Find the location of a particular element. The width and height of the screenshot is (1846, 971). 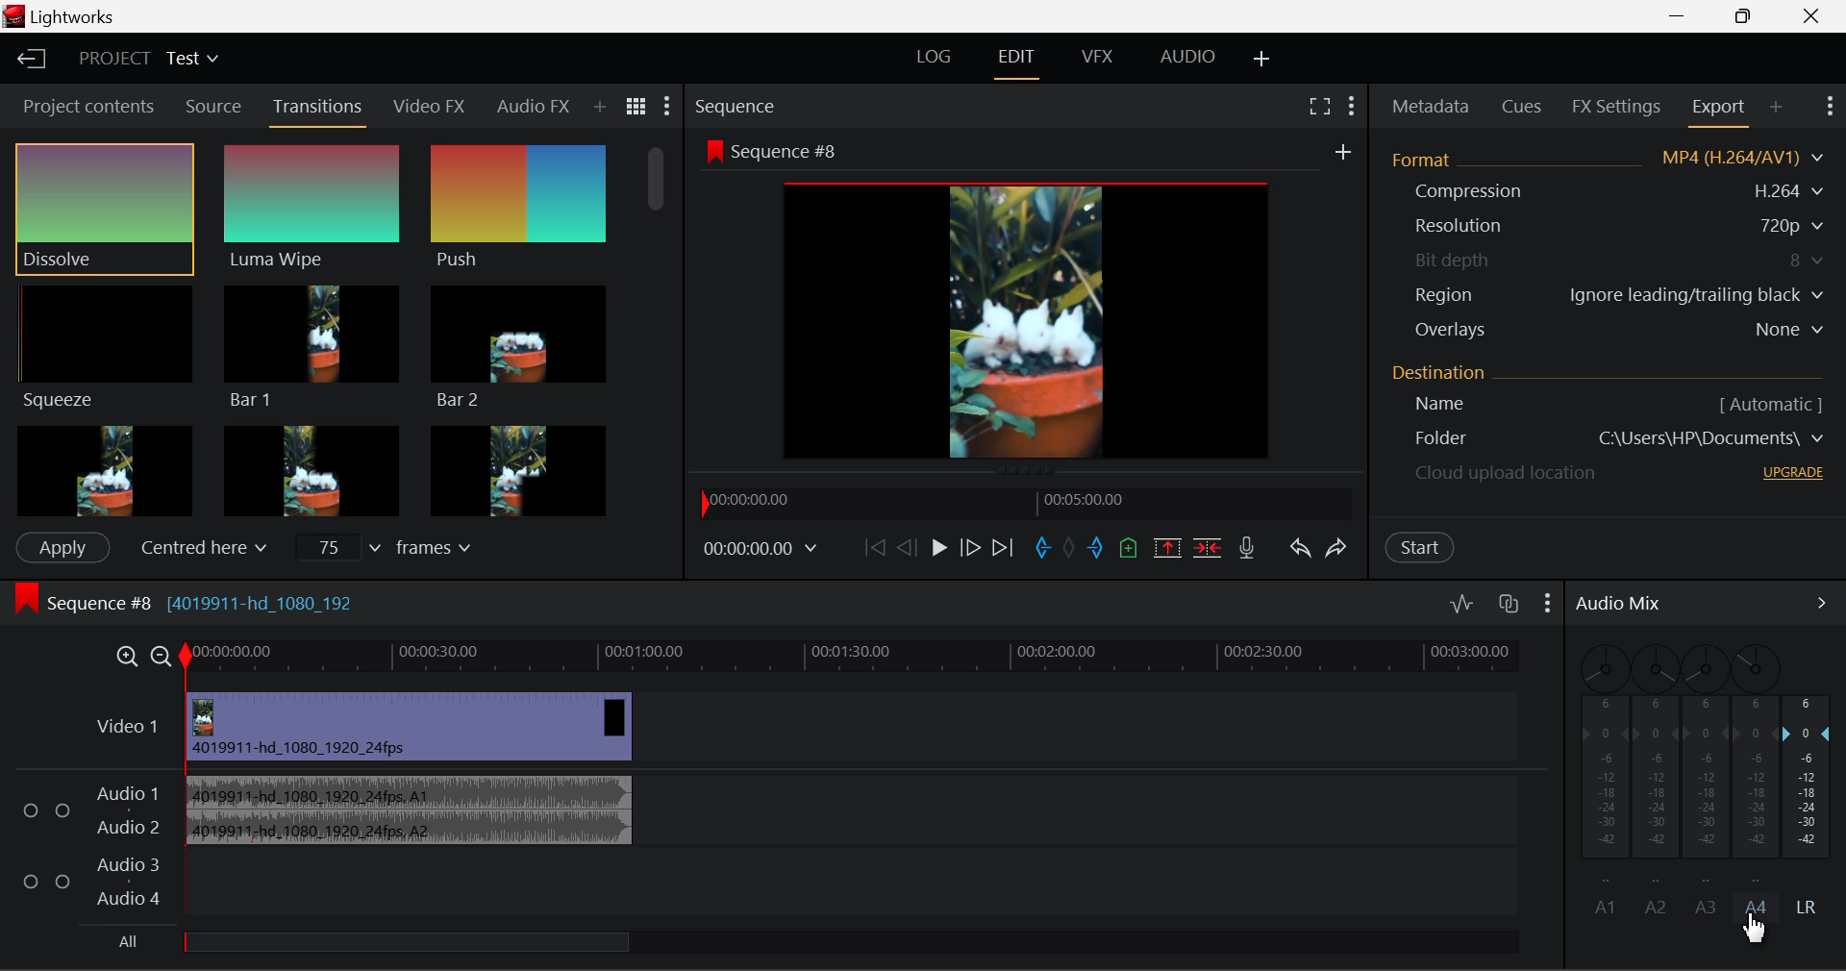

Region is located at coordinates (1605, 295).